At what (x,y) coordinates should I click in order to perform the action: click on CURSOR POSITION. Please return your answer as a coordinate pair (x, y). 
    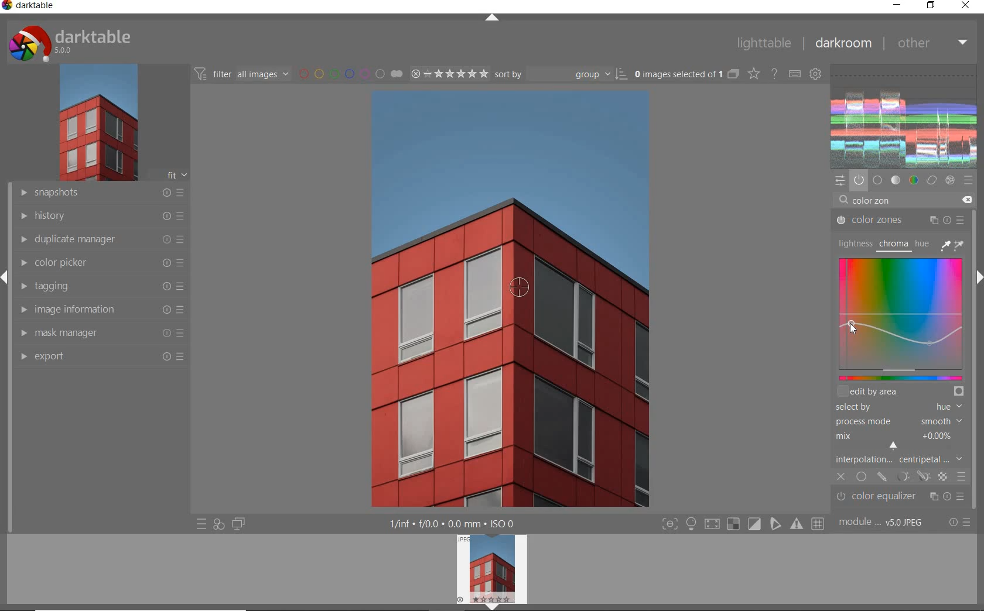
    Looking at the image, I should click on (853, 328).